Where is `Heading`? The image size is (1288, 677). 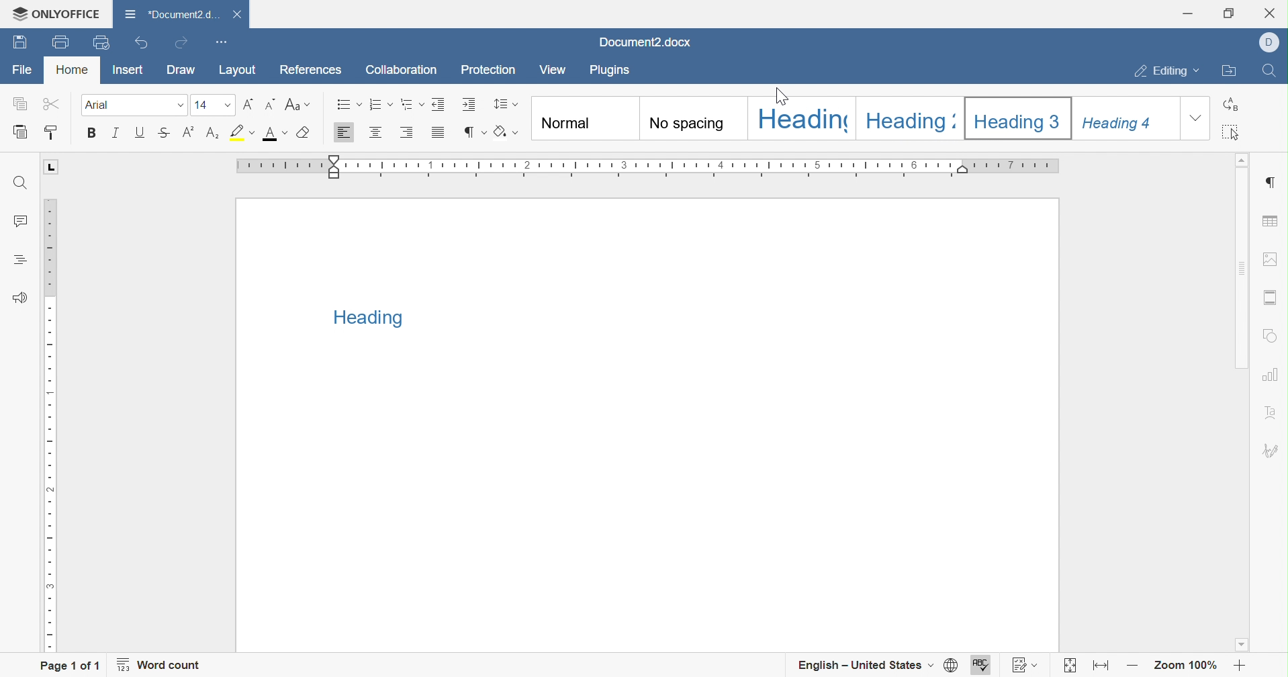
Heading is located at coordinates (909, 117).